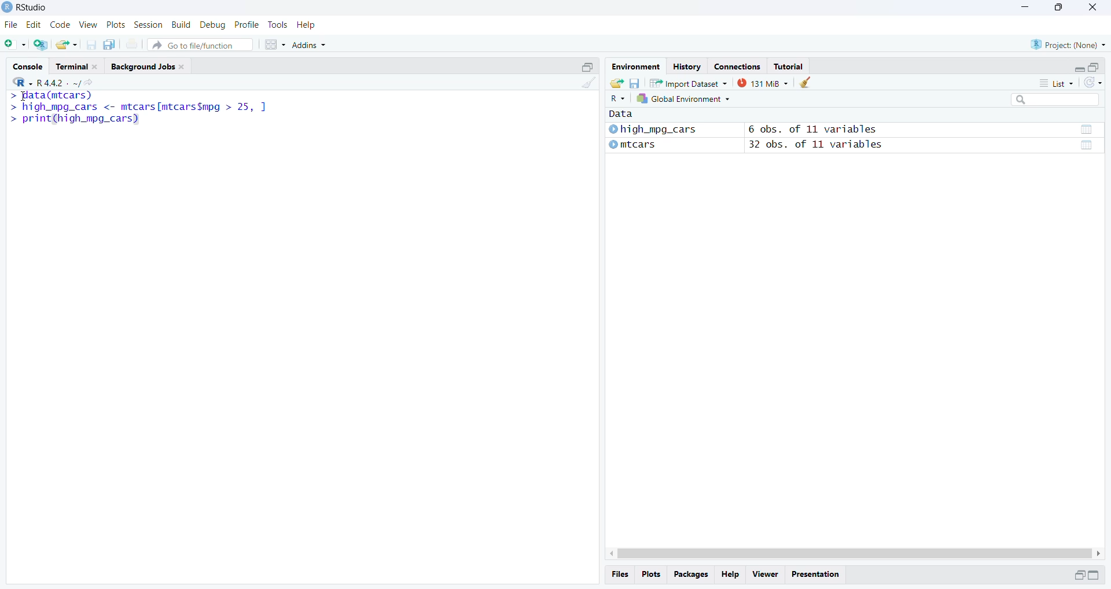 Image resolution: width=1111 pixels, height=589 pixels. Describe the element at coordinates (761, 83) in the screenshot. I see `125 MiB` at that location.